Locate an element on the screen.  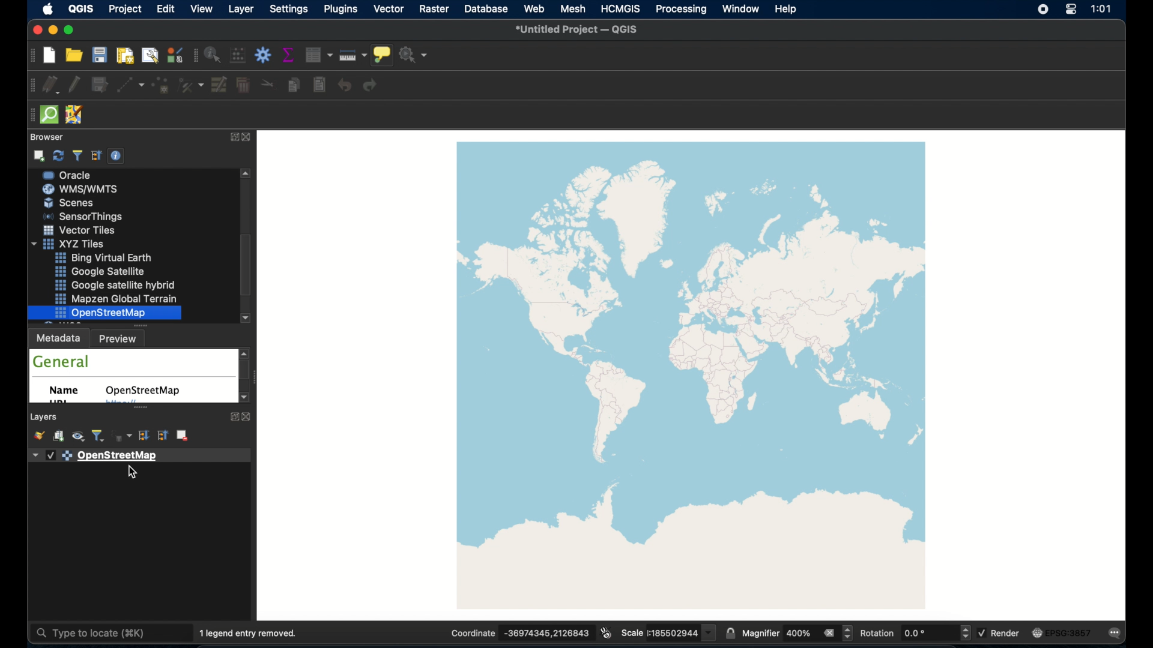
screen recorder is located at coordinates (1041, 8).